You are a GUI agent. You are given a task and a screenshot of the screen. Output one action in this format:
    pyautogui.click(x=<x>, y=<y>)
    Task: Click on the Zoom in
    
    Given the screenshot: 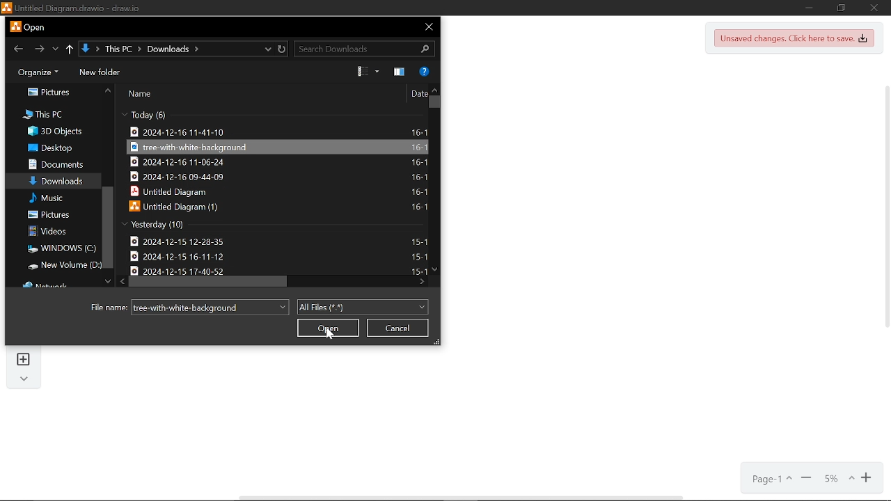 What is the action you would take?
    pyautogui.click(x=867, y=479)
    